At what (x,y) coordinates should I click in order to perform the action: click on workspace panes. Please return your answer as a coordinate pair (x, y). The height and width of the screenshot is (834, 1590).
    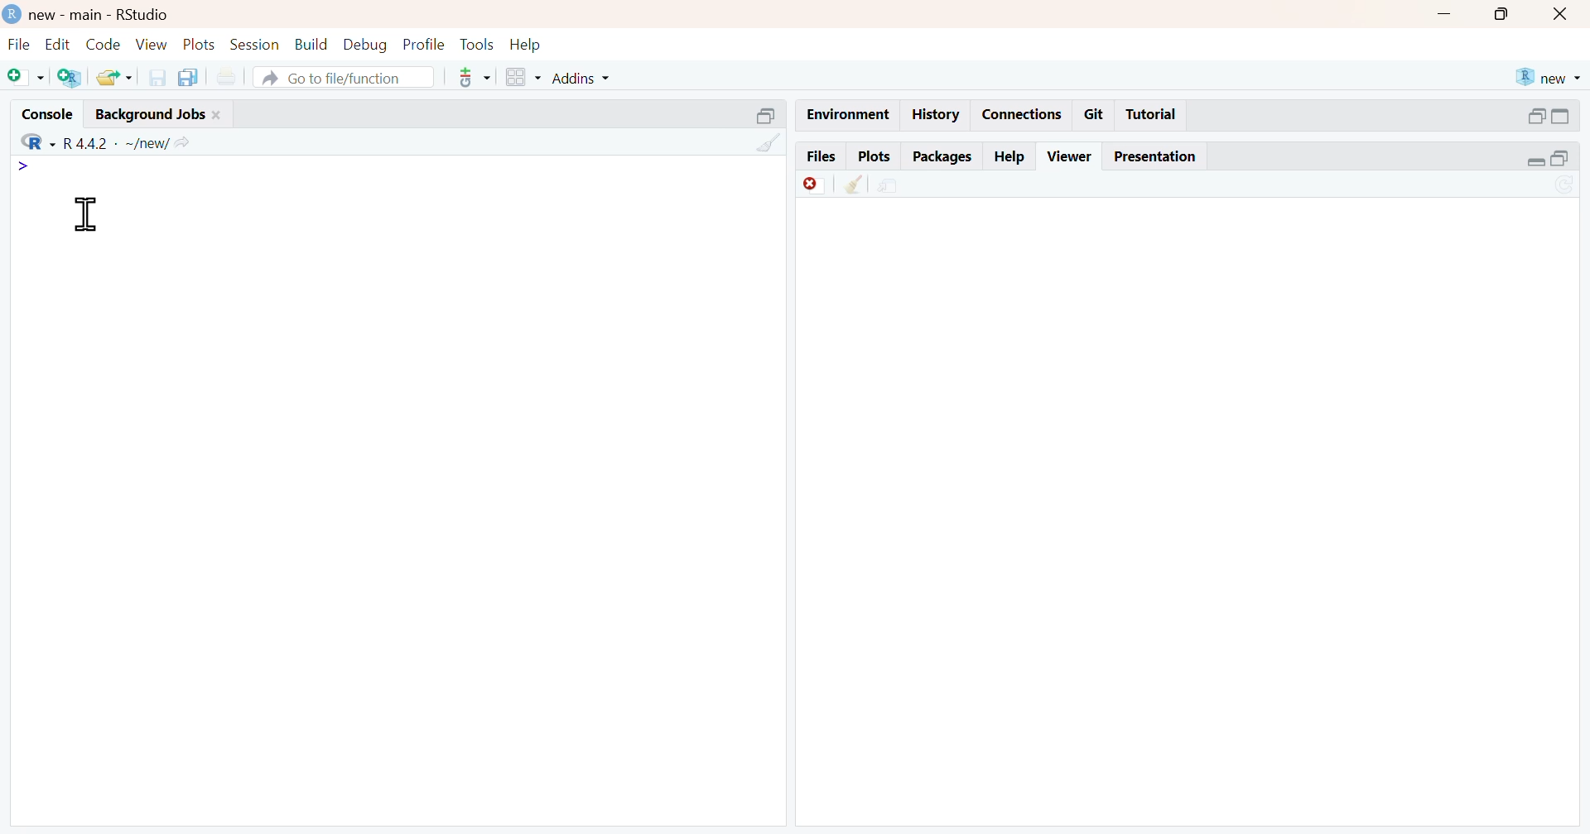
    Looking at the image, I should click on (524, 78).